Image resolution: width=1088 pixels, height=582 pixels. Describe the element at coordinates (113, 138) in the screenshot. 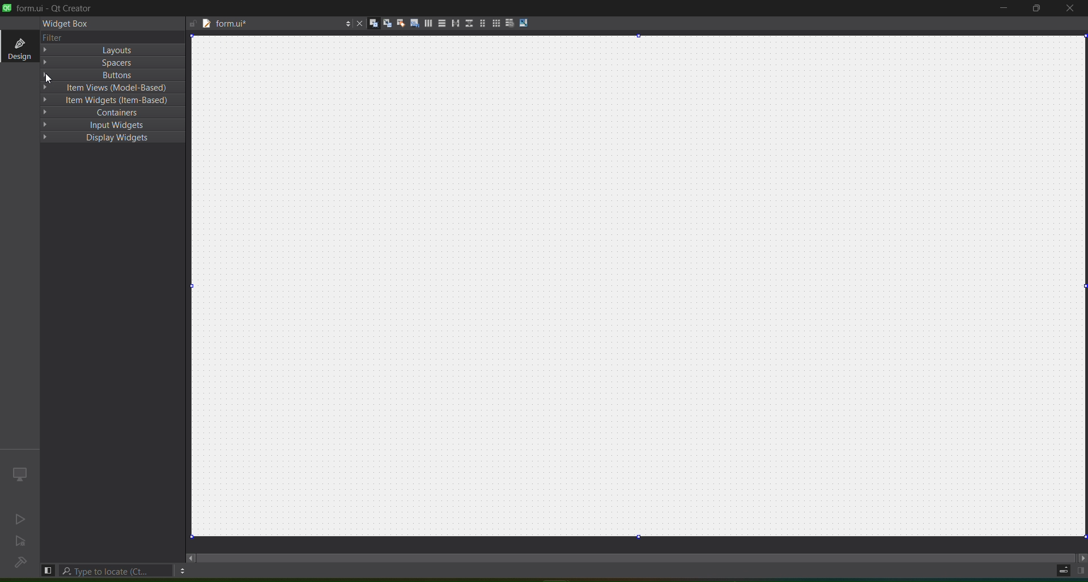

I see `Display Widgets` at that location.